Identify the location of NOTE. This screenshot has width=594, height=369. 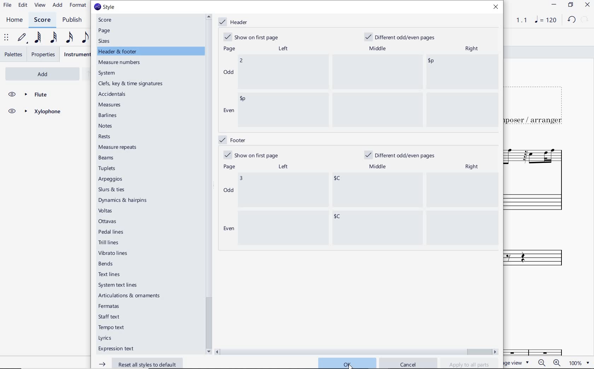
(545, 20).